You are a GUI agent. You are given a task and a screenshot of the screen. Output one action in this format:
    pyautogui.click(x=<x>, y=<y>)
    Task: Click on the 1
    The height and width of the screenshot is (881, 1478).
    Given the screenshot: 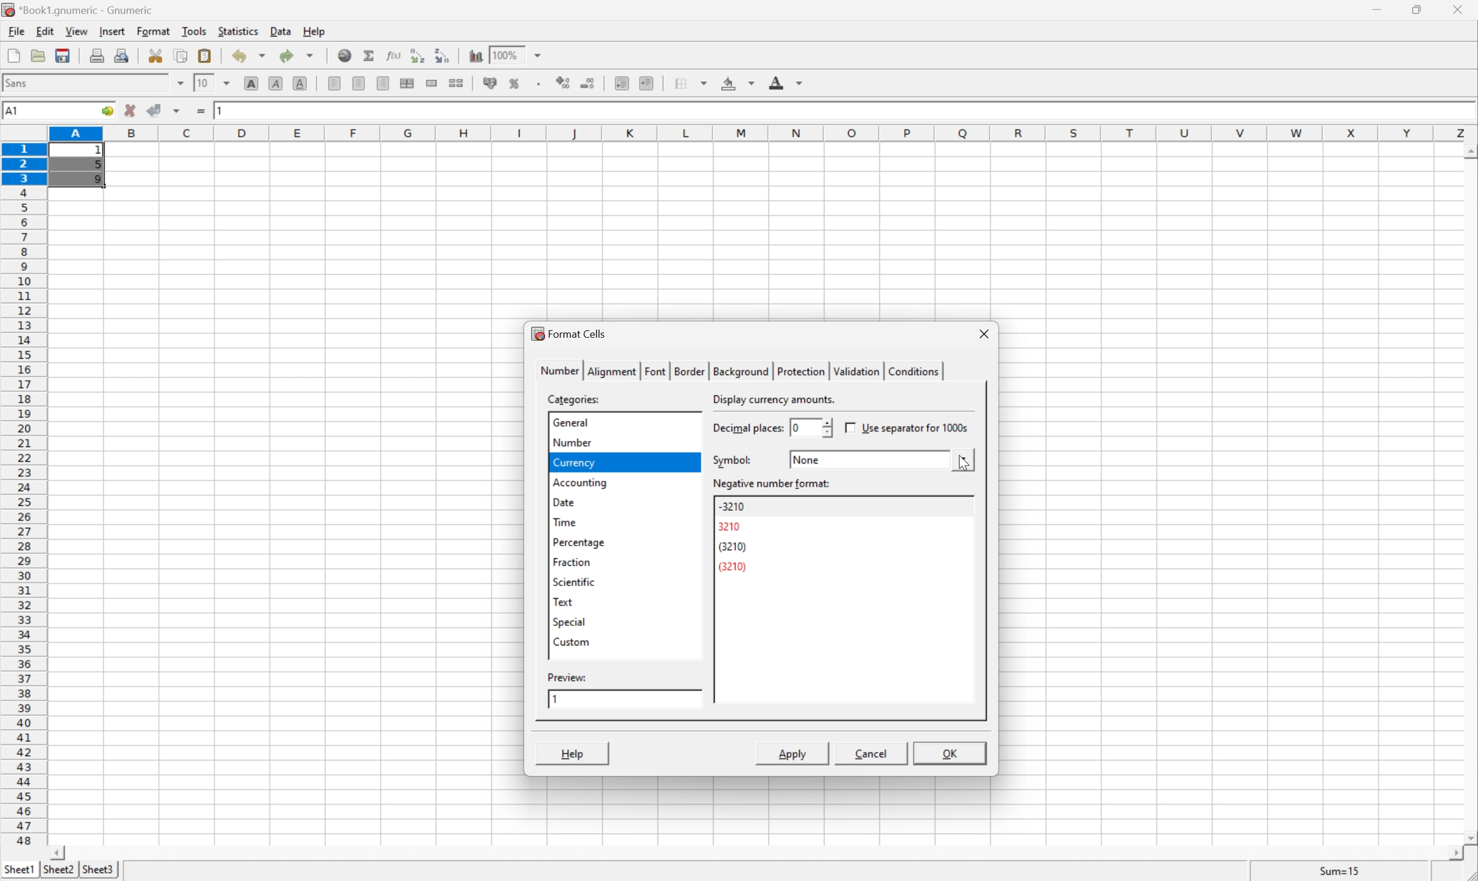 What is the action you would take?
    pyautogui.click(x=222, y=109)
    